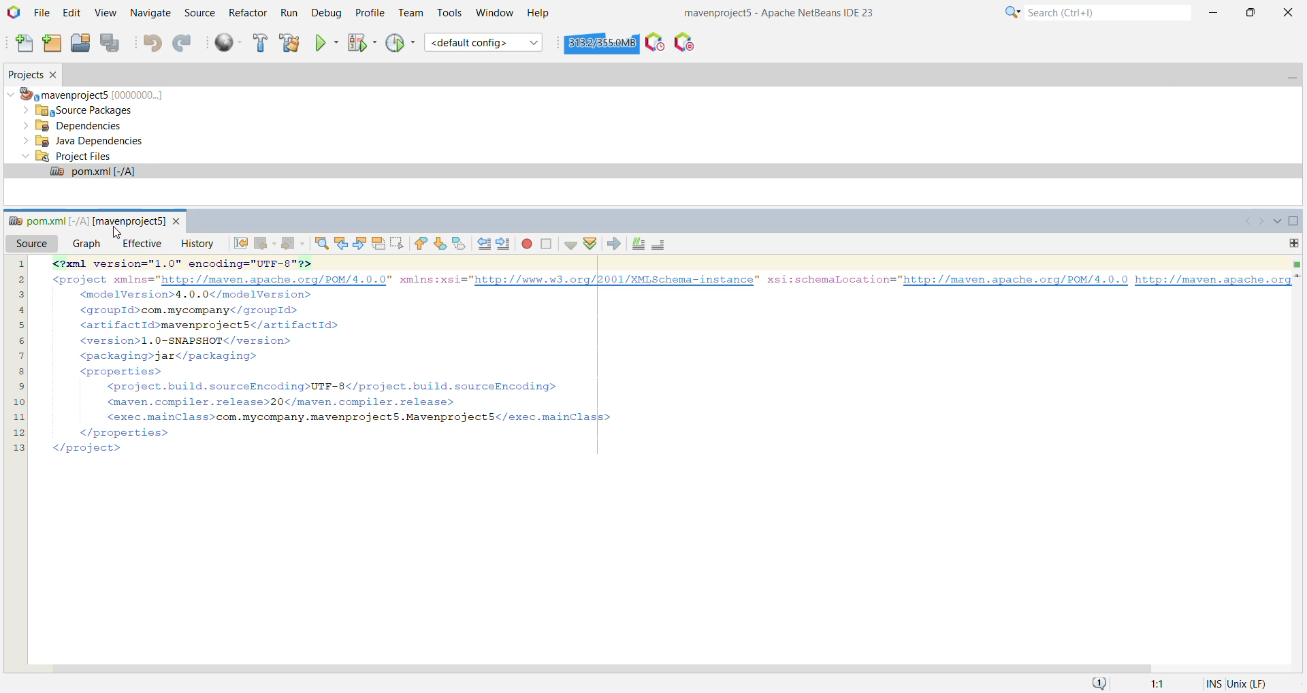  What do you see at coordinates (54, 74) in the screenshot?
I see `Close Project Window` at bounding box center [54, 74].